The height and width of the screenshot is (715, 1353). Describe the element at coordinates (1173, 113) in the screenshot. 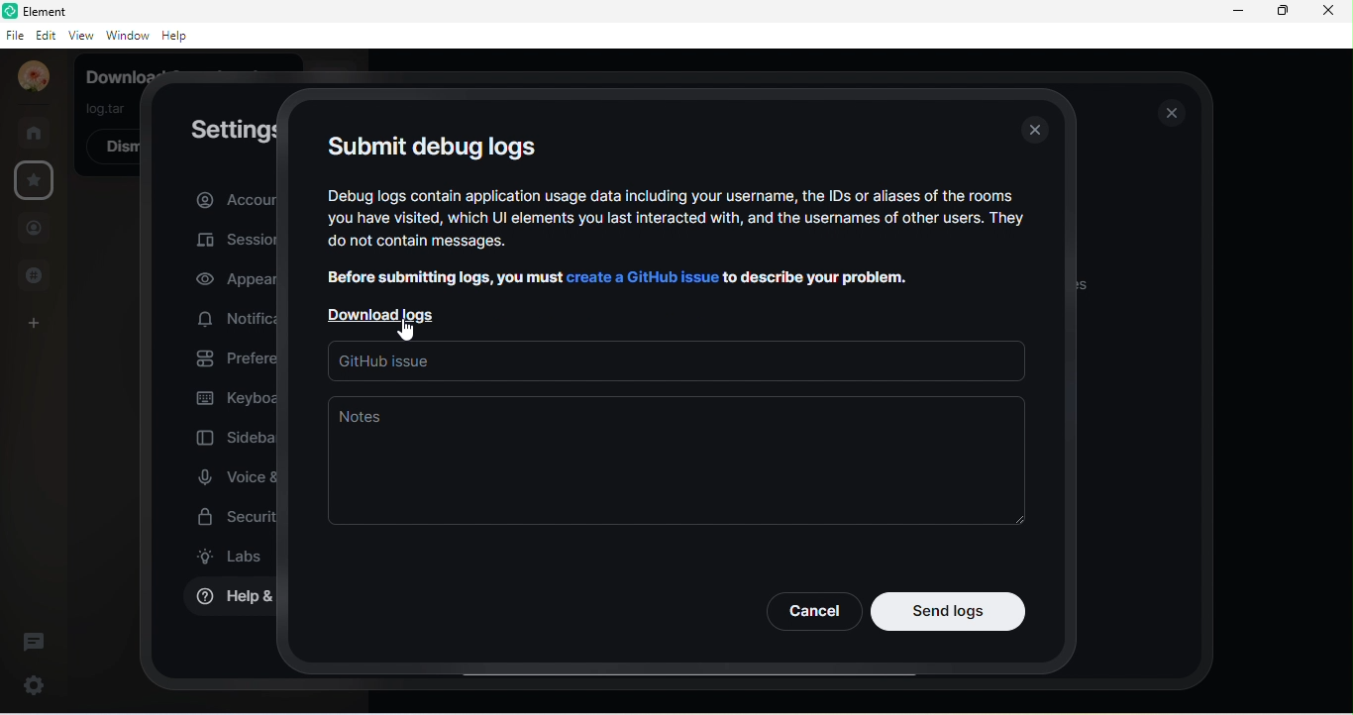

I see `close` at that location.